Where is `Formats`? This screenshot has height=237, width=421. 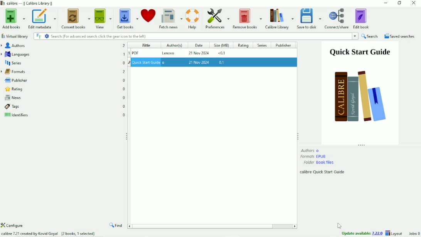
Formats is located at coordinates (63, 71).